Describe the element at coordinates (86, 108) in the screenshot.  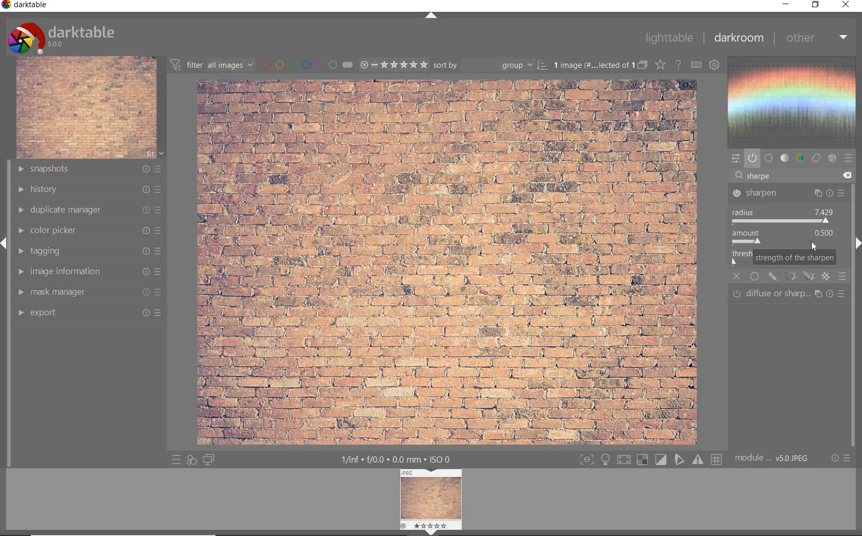
I see `image ` at that location.